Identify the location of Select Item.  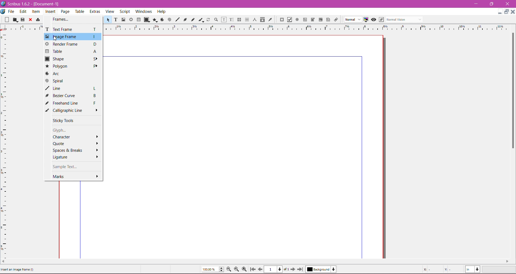
(107, 20).